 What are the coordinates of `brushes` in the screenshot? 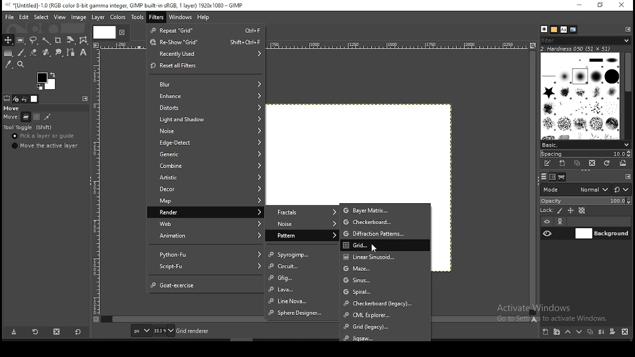 It's located at (544, 29).